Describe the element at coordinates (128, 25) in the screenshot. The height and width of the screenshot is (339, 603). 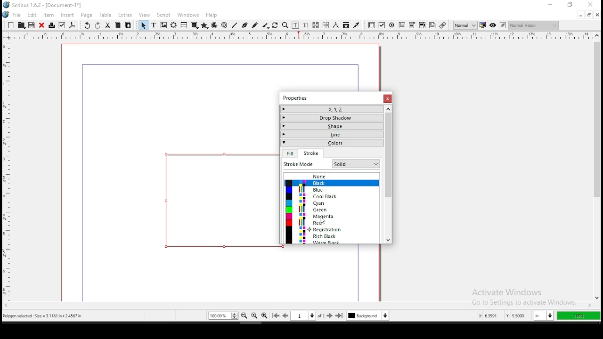
I see `paste` at that location.